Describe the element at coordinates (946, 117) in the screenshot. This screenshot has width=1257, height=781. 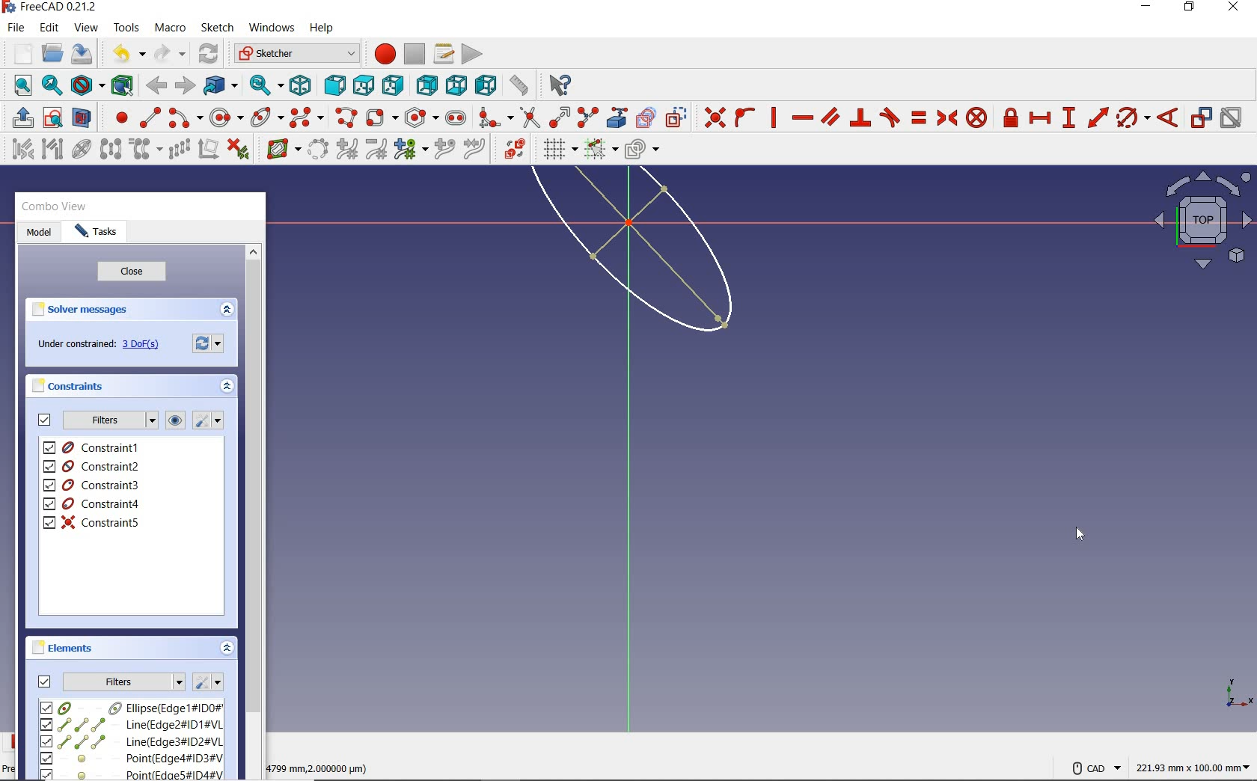
I see `constrain symmetrical` at that location.